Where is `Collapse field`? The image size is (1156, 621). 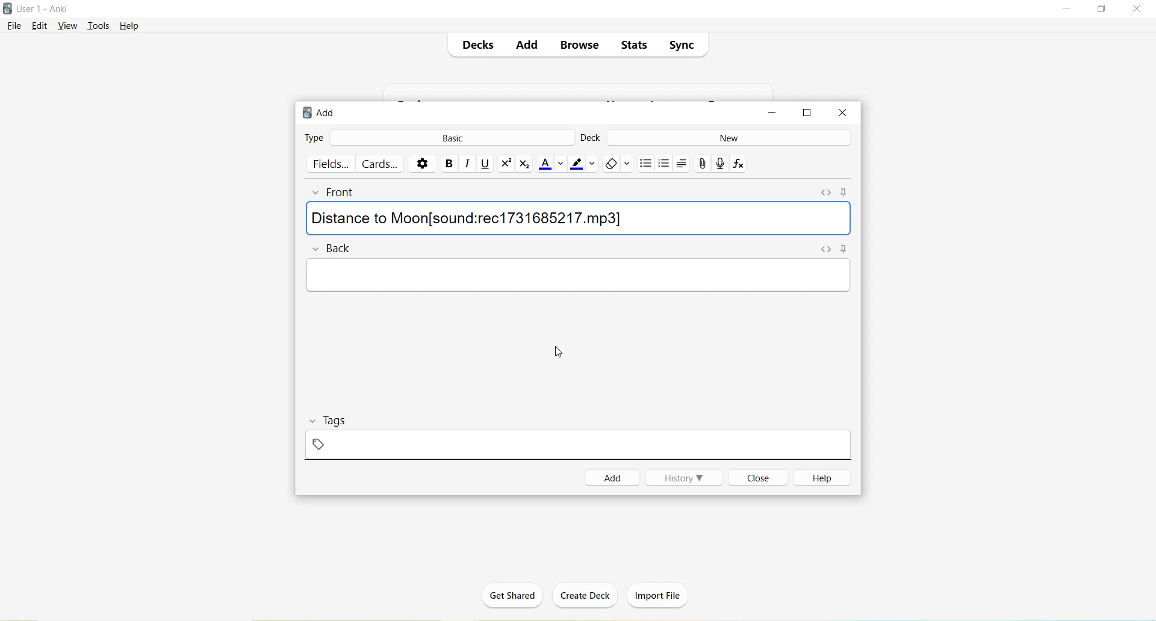
Collapse field is located at coordinates (318, 194).